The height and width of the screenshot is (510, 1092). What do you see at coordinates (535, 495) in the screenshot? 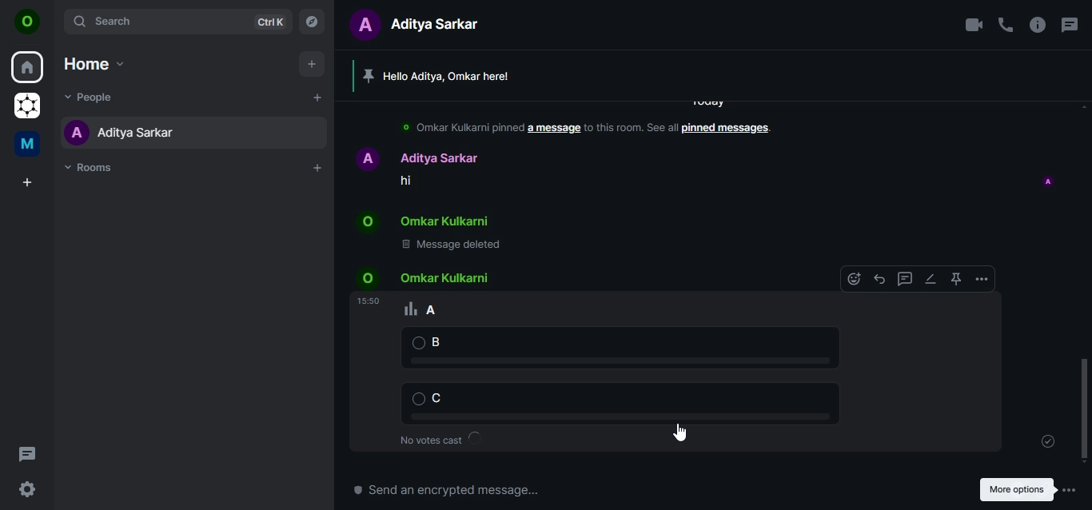
I see `send an encrypted message` at bounding box center [535, 495].